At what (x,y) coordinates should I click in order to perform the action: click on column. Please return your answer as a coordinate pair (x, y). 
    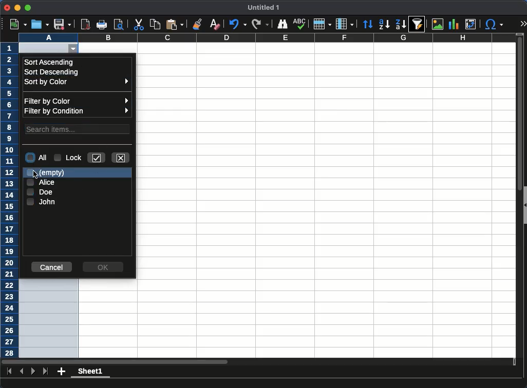
    Looking at the image, I should click on (267, 37).